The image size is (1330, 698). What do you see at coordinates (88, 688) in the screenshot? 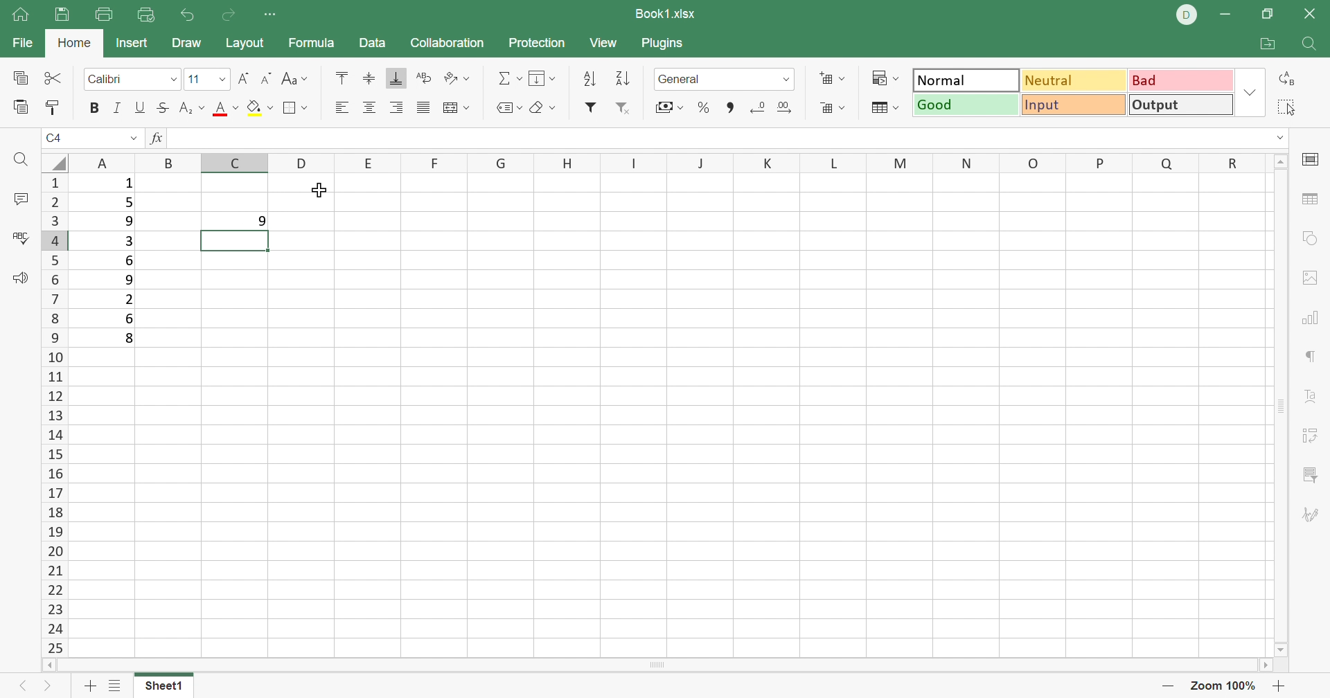
I see `Add sheet` at bounding box center [88, 688].